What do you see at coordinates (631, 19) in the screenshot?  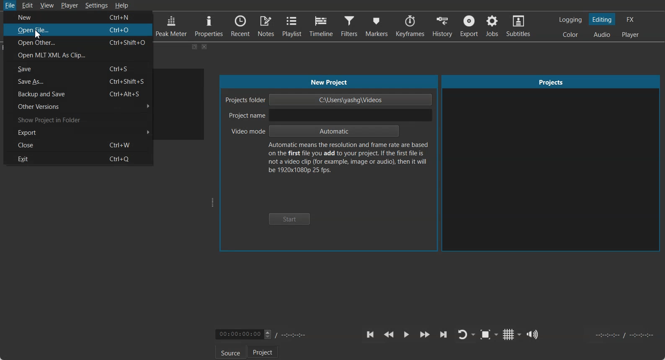 I see `Switching to the Effect layout` at bounding box center [631, 19].